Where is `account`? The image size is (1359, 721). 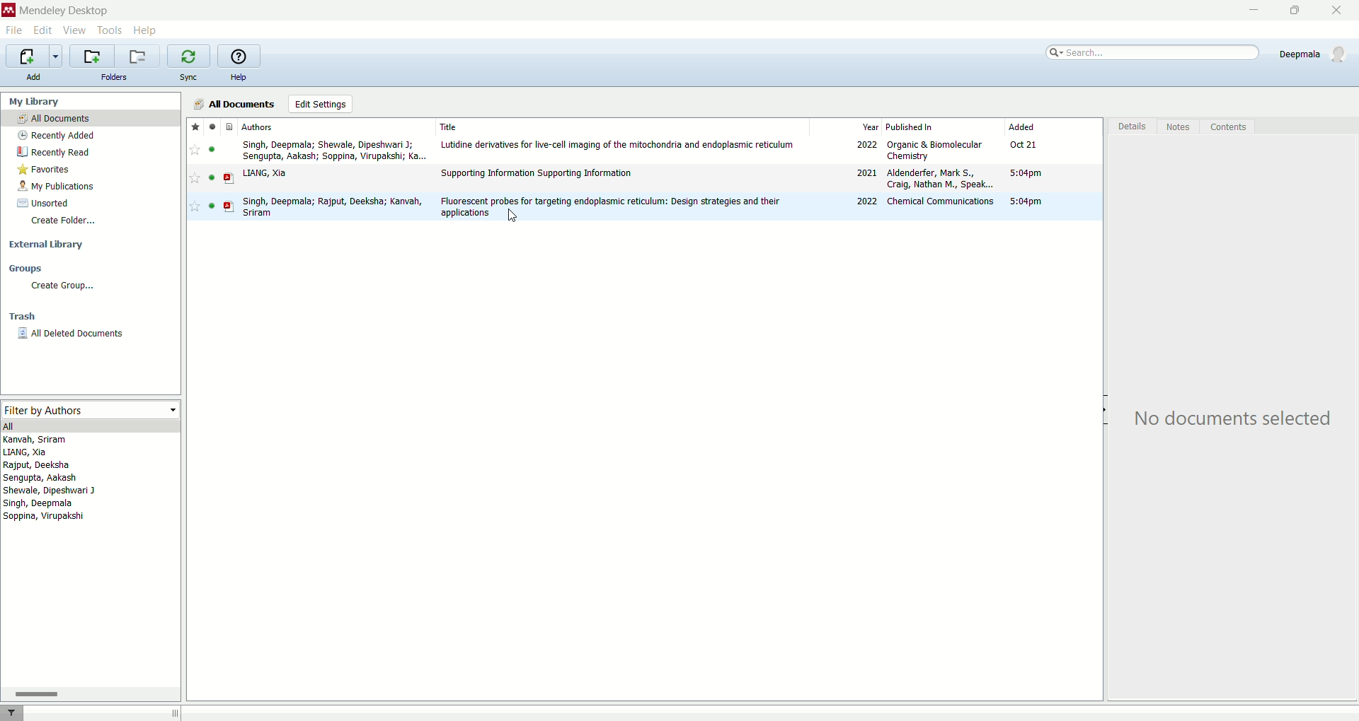
account is located at coordinates (1311, 53).